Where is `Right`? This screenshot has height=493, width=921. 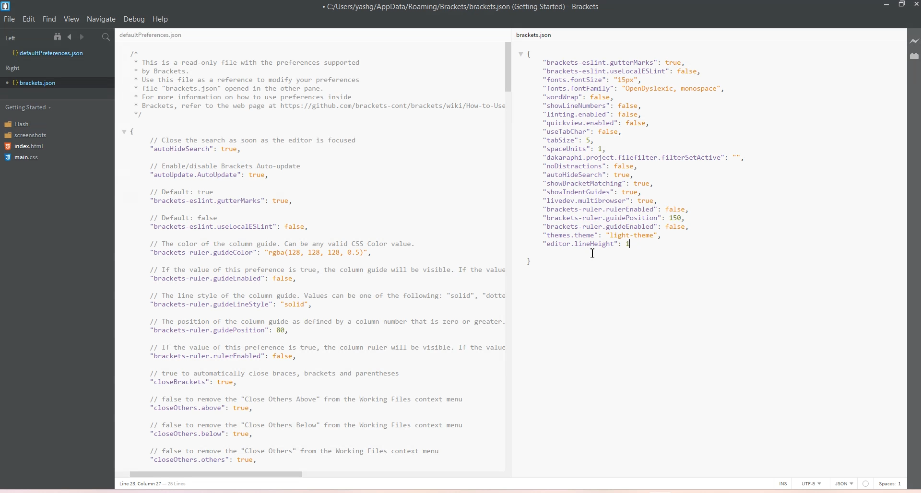 Right is located at coordinates (16, 68).